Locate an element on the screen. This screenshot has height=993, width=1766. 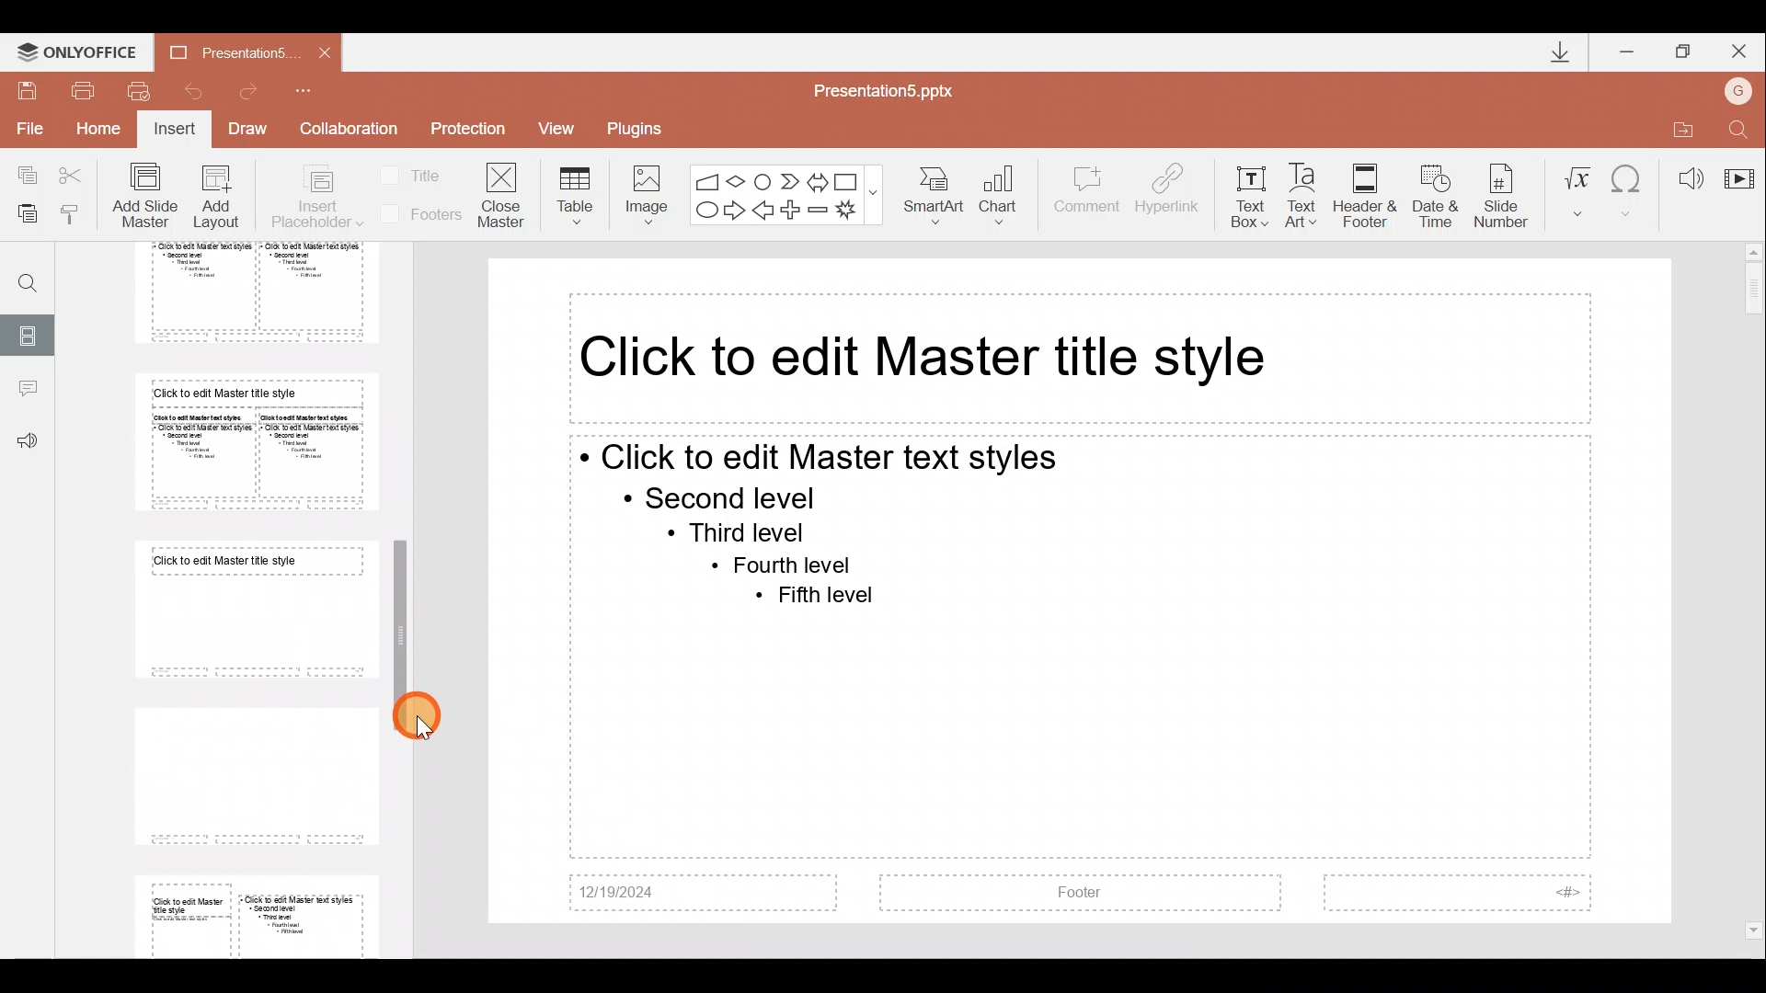
Equation is located at coordinates (1577, 188).